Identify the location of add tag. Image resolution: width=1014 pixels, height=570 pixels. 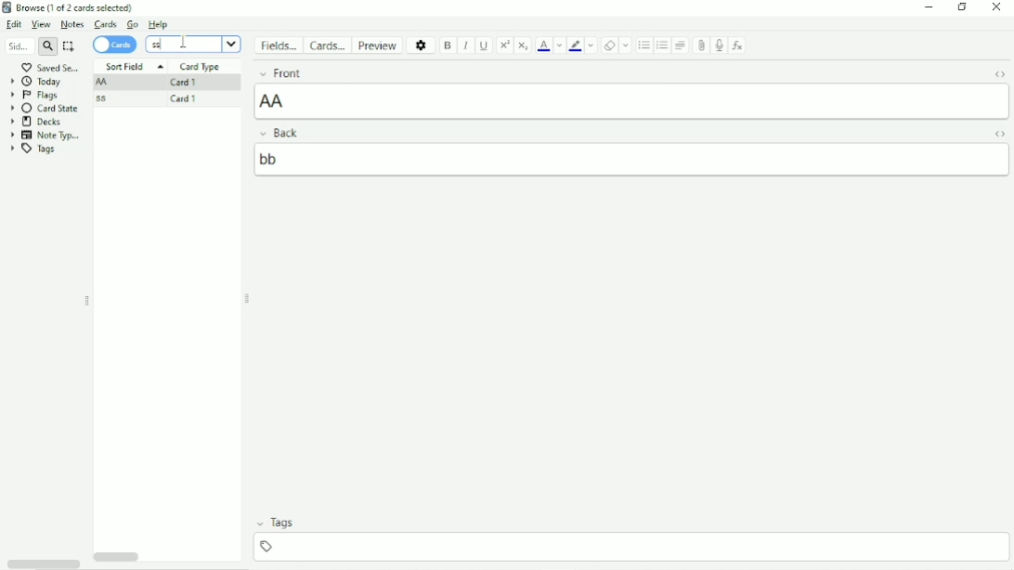
(635, 545).